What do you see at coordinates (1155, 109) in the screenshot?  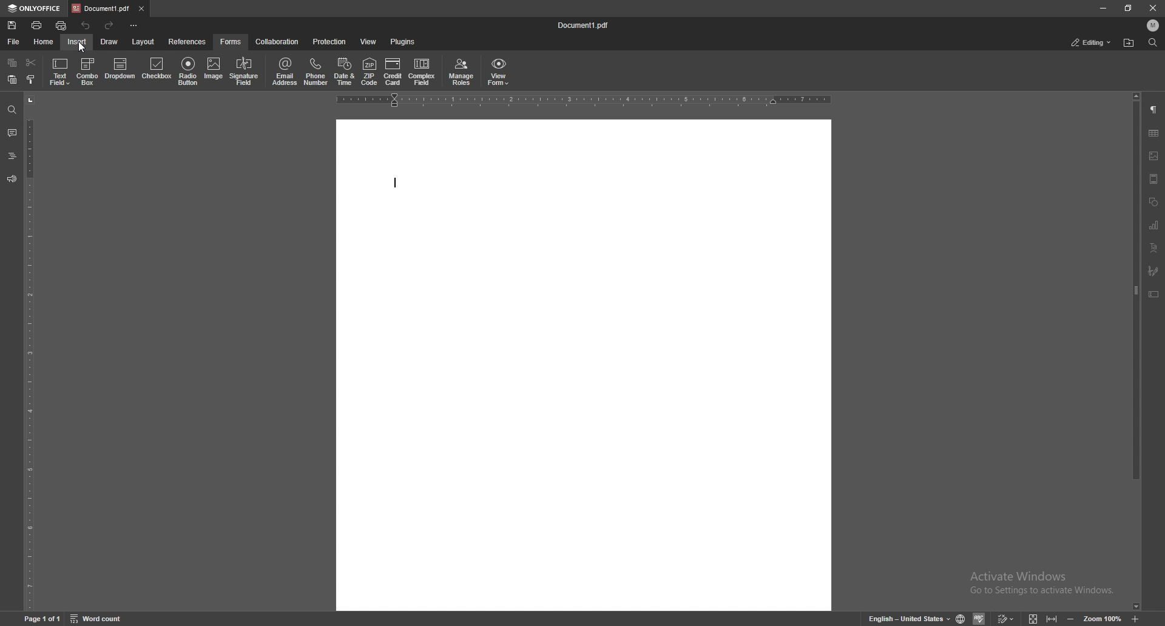 I see `paragraph` at bounding box center [1155, 109].